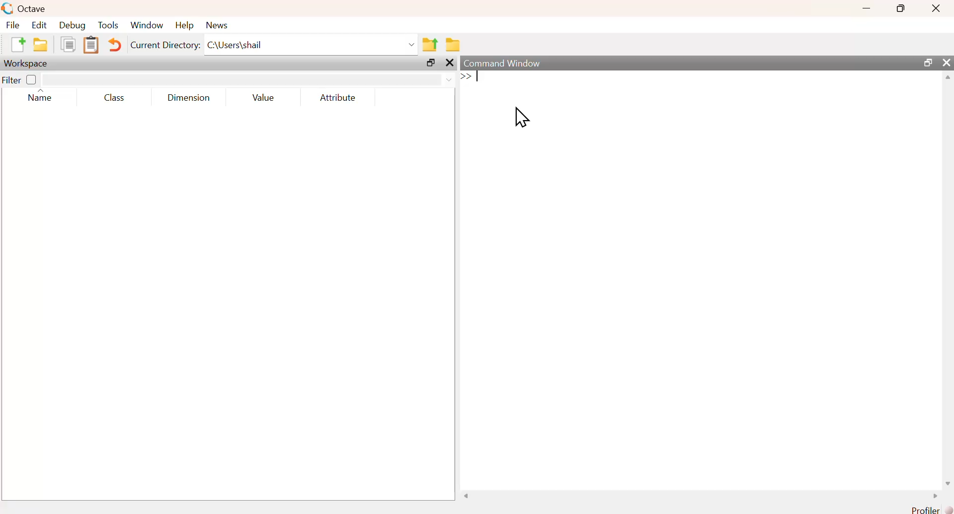 This screenshot has width=954, height=514. Describe the element at coordinates (39, 25) in the screenshot. I see `Edit` at that location.